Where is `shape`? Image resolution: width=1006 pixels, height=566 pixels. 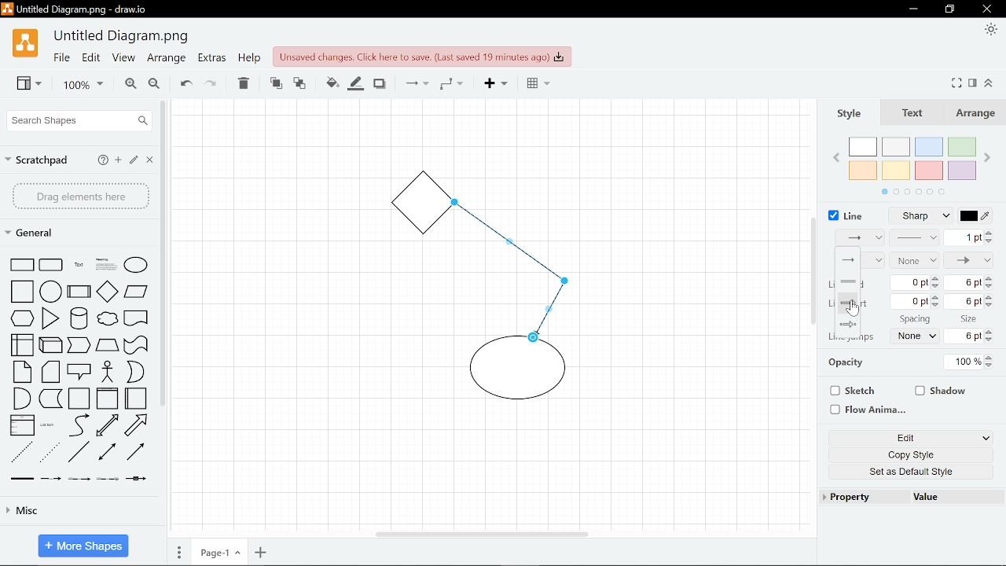 shape is located at coordinates (19, 292).